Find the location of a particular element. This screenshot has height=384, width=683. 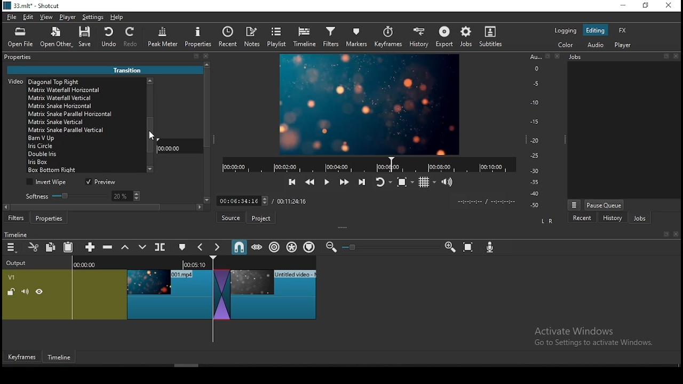

Keyframes is located at coordinates (21, 357).